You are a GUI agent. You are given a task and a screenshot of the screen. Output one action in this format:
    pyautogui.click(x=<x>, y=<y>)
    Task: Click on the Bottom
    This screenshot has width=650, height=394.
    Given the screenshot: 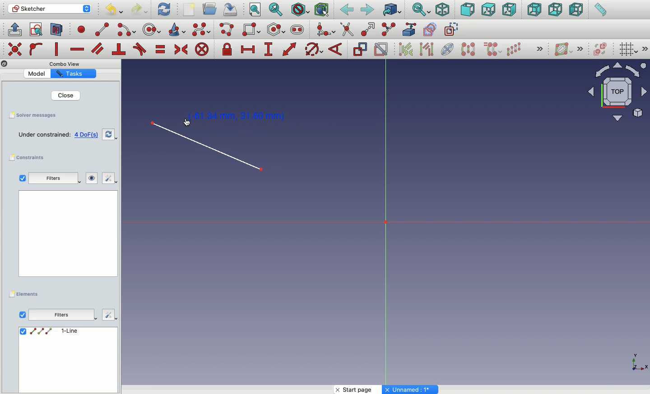 What is the action you would take?
    pyautogui.click(x=555, y=10)
    